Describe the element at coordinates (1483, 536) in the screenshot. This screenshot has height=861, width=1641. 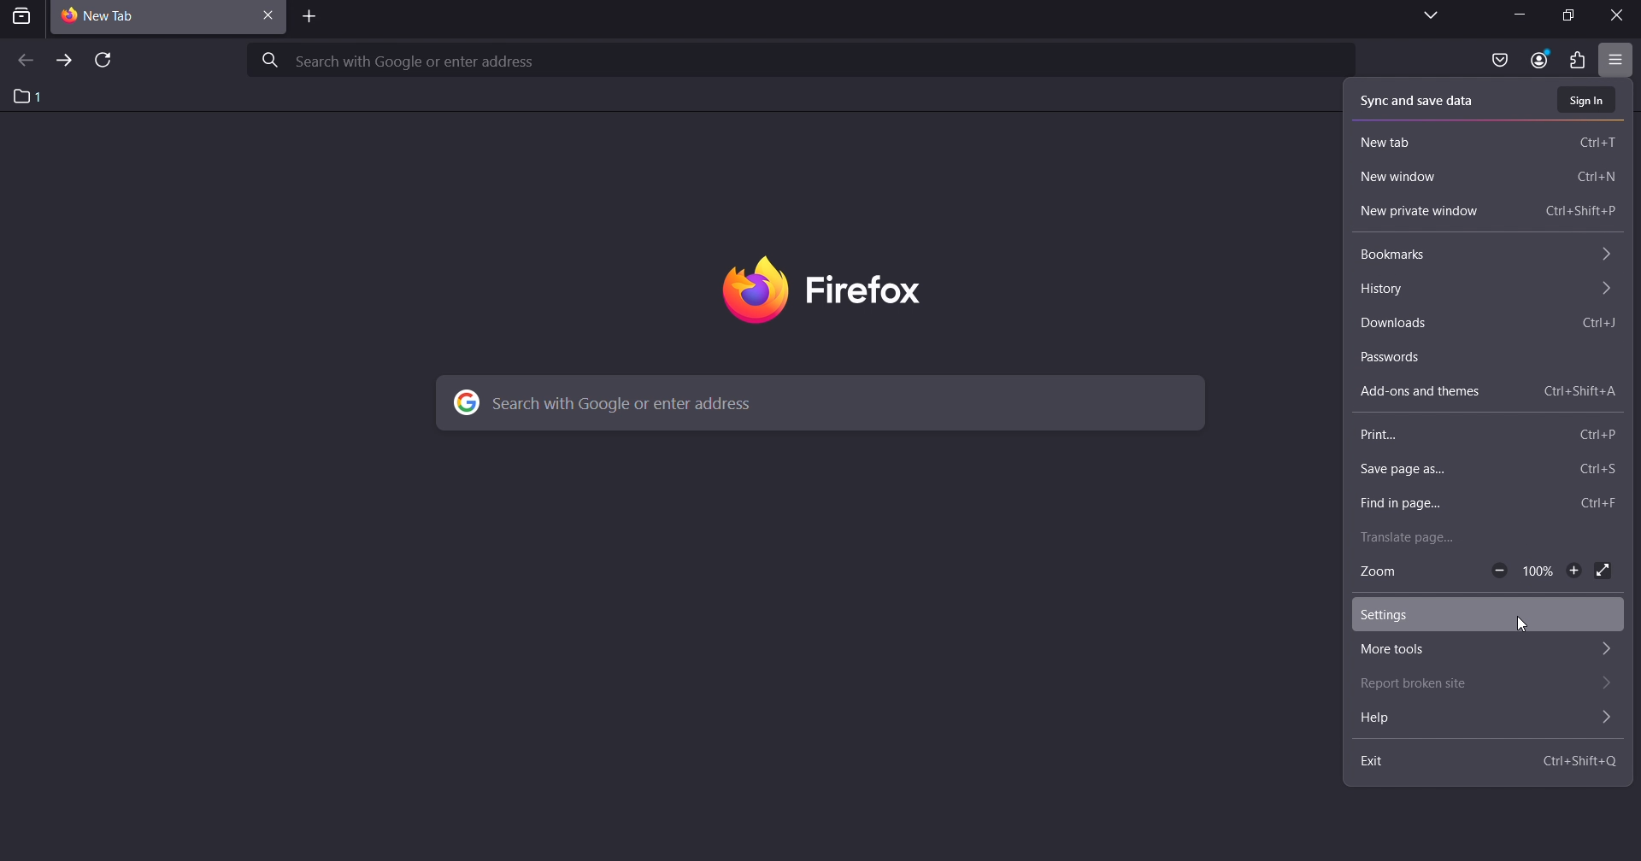
I see `translate page` at that location.